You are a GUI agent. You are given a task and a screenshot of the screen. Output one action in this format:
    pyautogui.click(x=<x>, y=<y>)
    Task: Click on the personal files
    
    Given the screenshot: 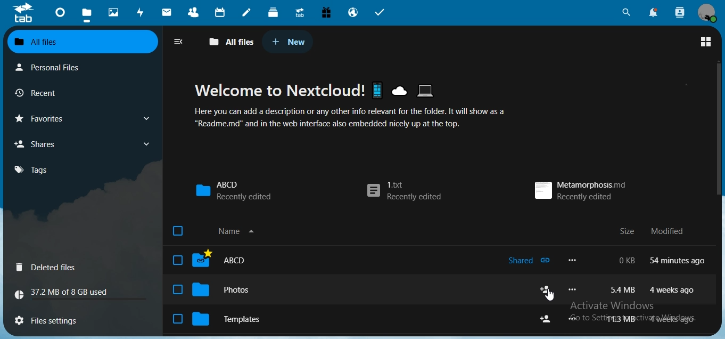 What is the action you would take?
    pyautogui.click(x=56, y=67)
    